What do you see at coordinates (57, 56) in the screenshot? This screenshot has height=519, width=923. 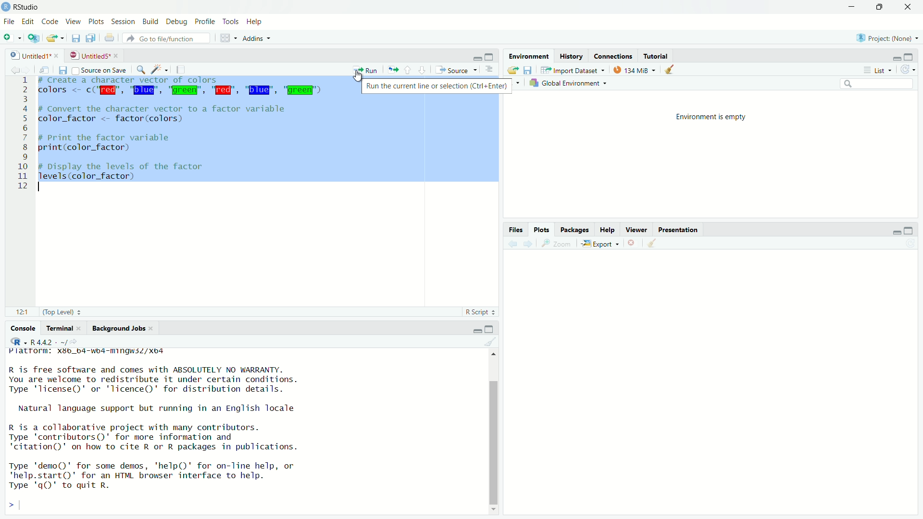 I see `close` at bounding box center [57, 56].